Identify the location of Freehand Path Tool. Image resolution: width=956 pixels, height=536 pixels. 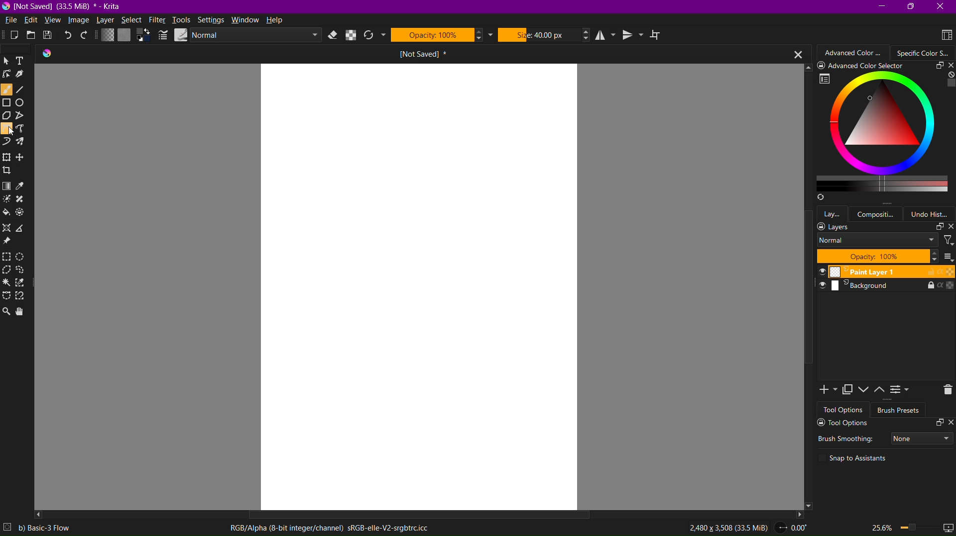
(24, 129).